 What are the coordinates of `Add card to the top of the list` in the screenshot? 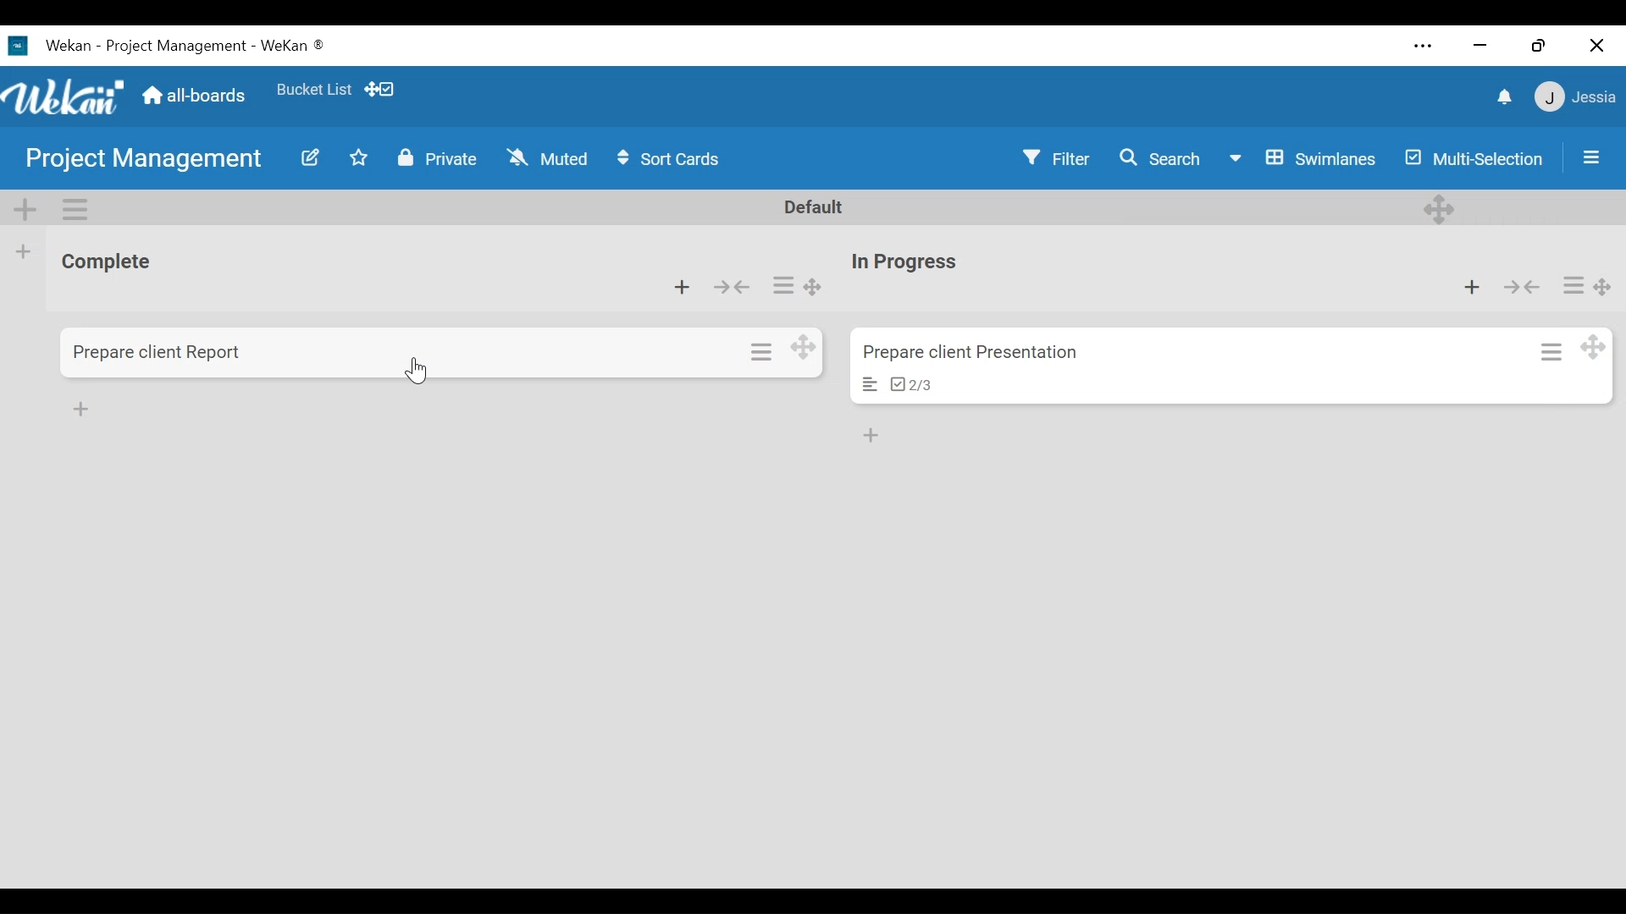 It's located at (683, 288).